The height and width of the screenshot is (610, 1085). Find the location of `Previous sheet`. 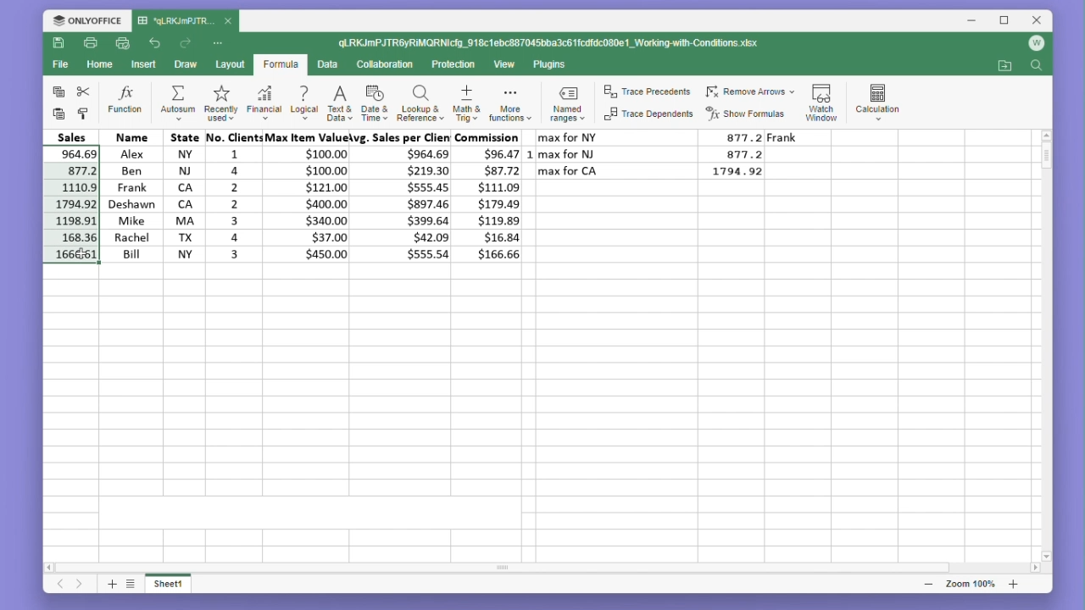

Previous sheet is located at coordinates (54, 587).